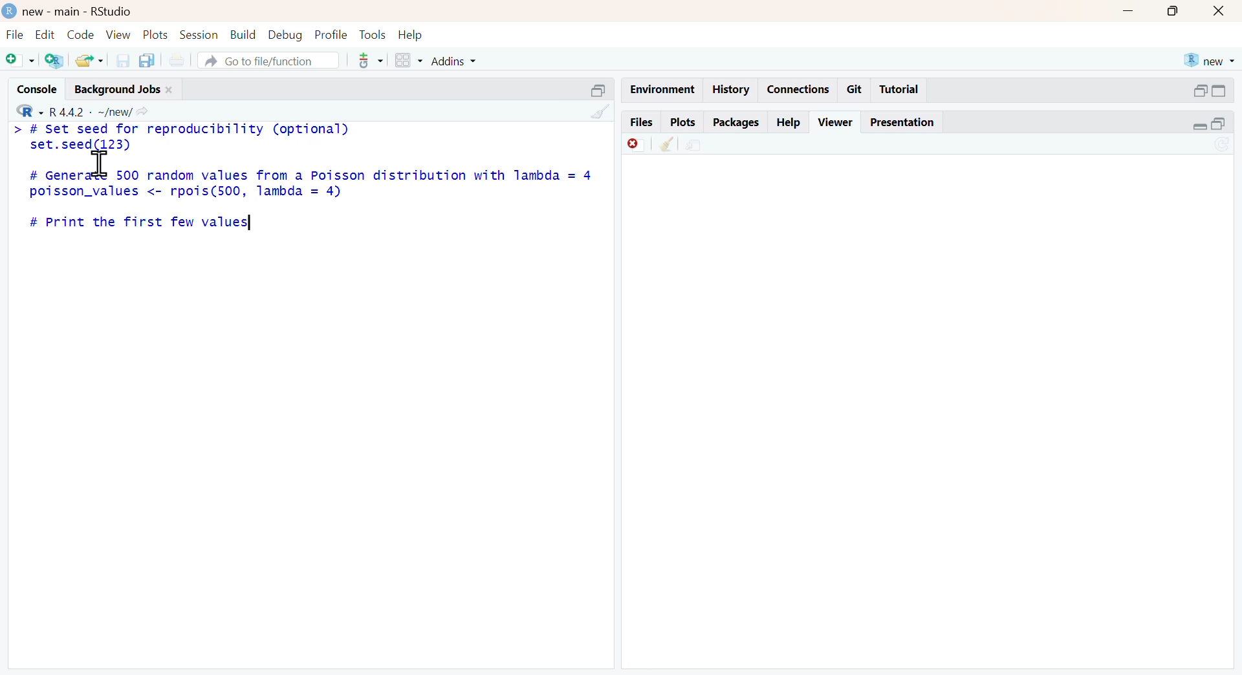 The image size is (1242, 675). What do you see at coordinates (599, 91) in the screenshot?
I see `open in separate window` at bounding box center [599, 91].